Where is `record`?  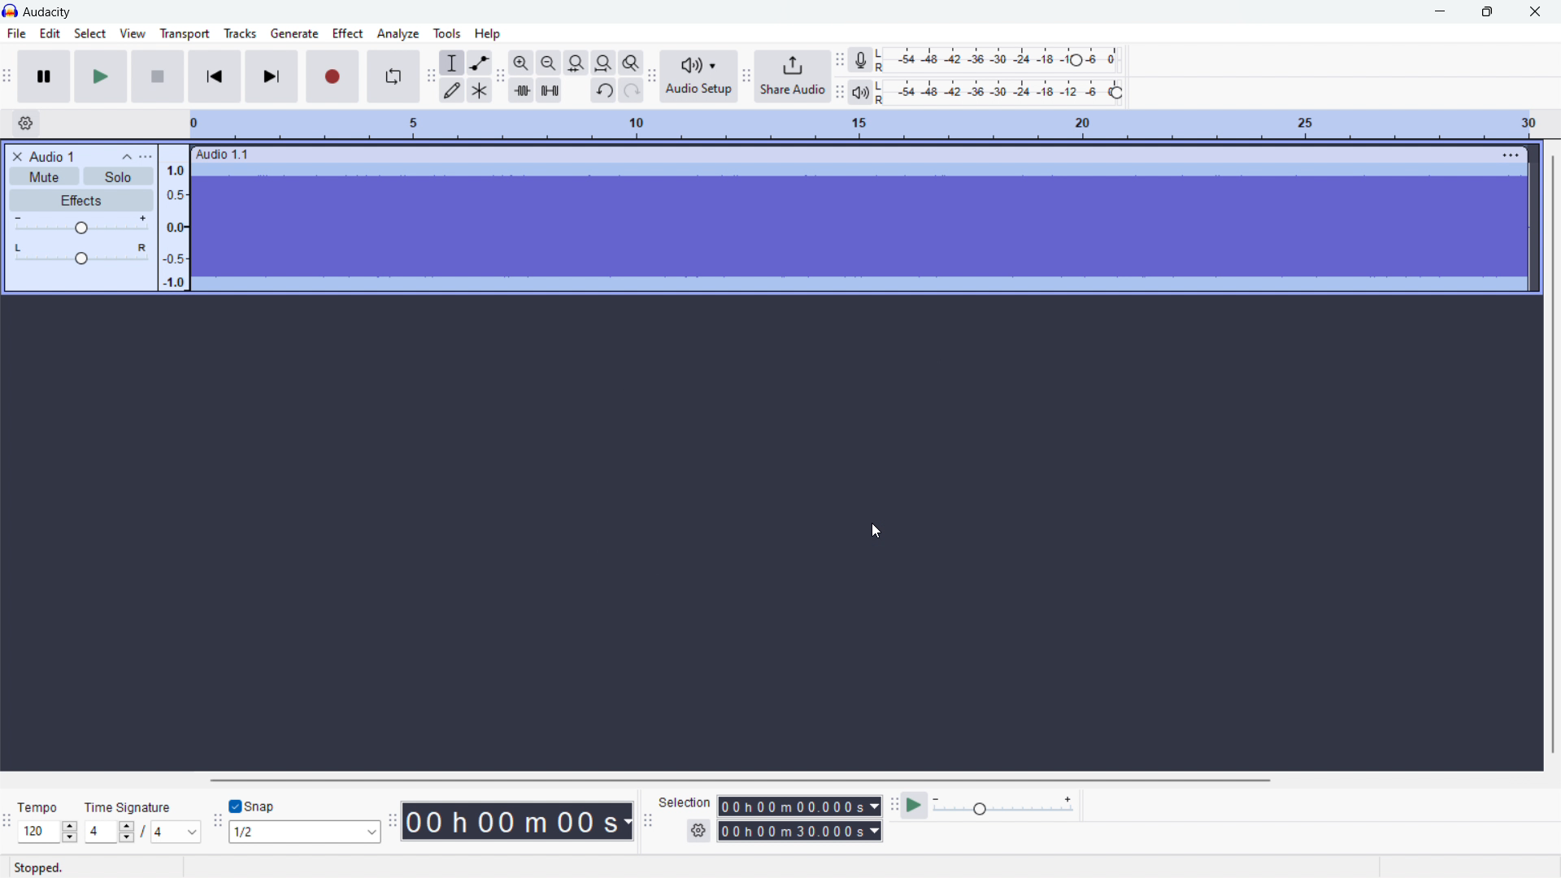 record is located at coordinates (333, 76).